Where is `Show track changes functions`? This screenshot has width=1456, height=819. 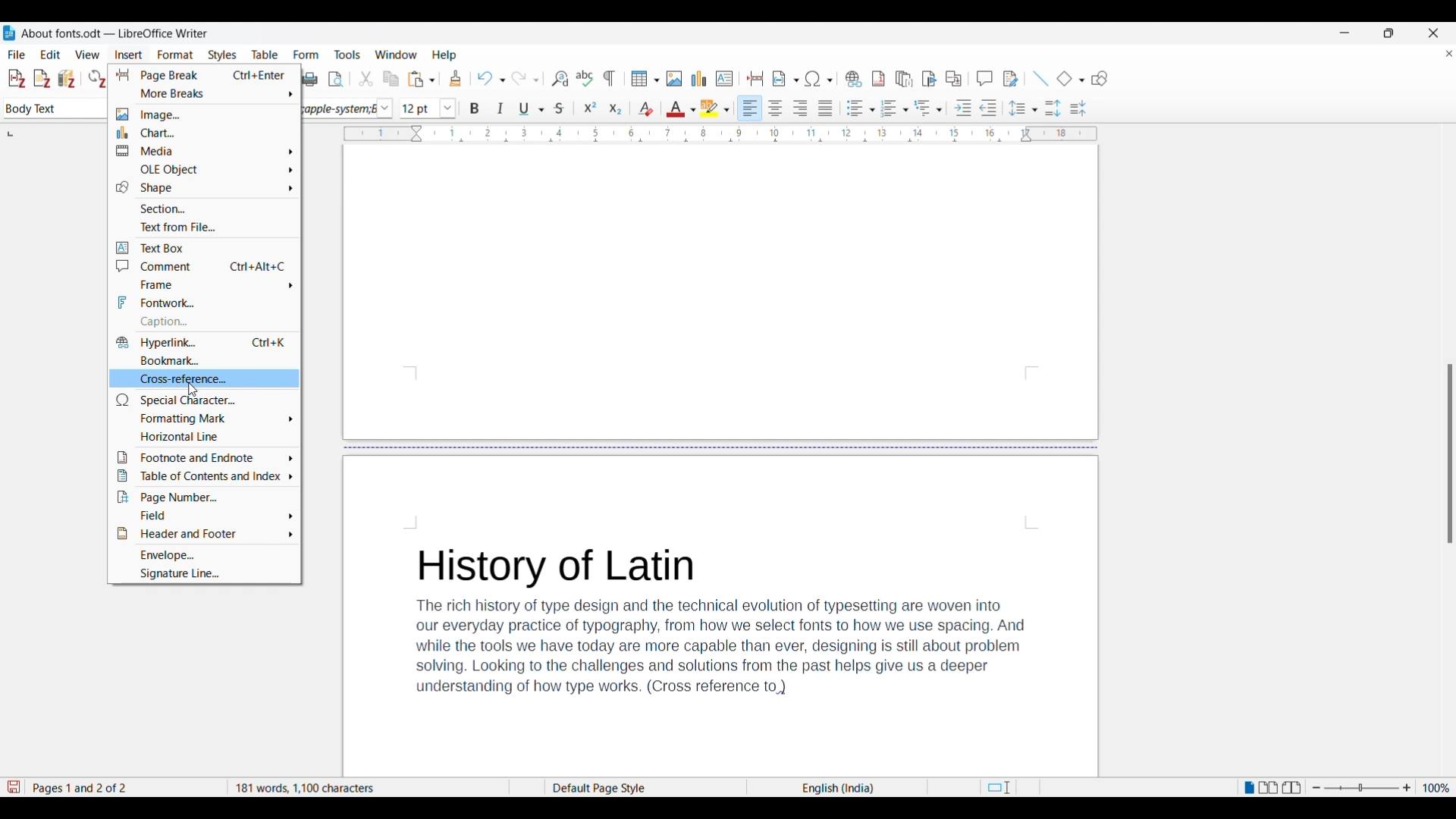
Show track changes functions is located at coordinates (1010, 79).